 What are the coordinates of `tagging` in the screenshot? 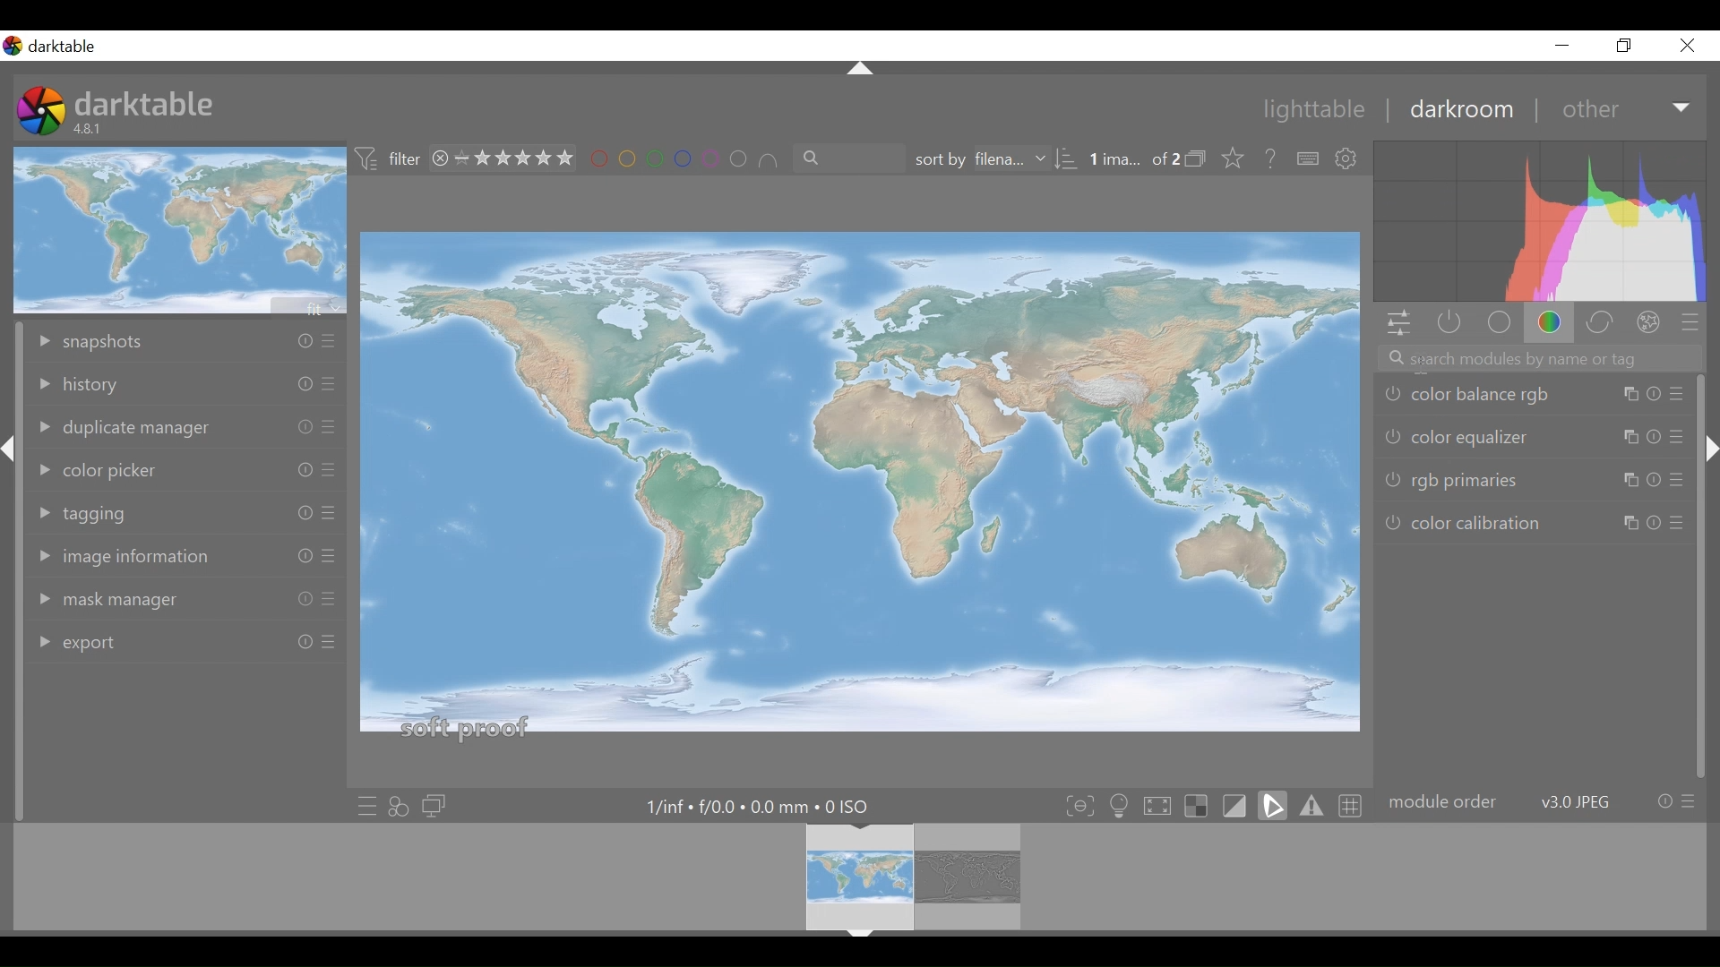 It's located at (185, 509).